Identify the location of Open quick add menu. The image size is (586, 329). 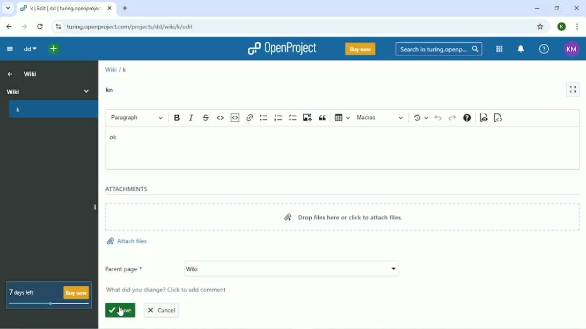
(54, 48).